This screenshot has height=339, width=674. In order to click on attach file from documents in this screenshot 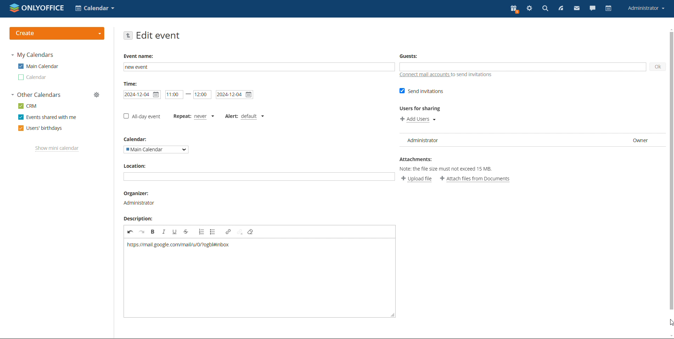, I will do `click(476, 179)`.